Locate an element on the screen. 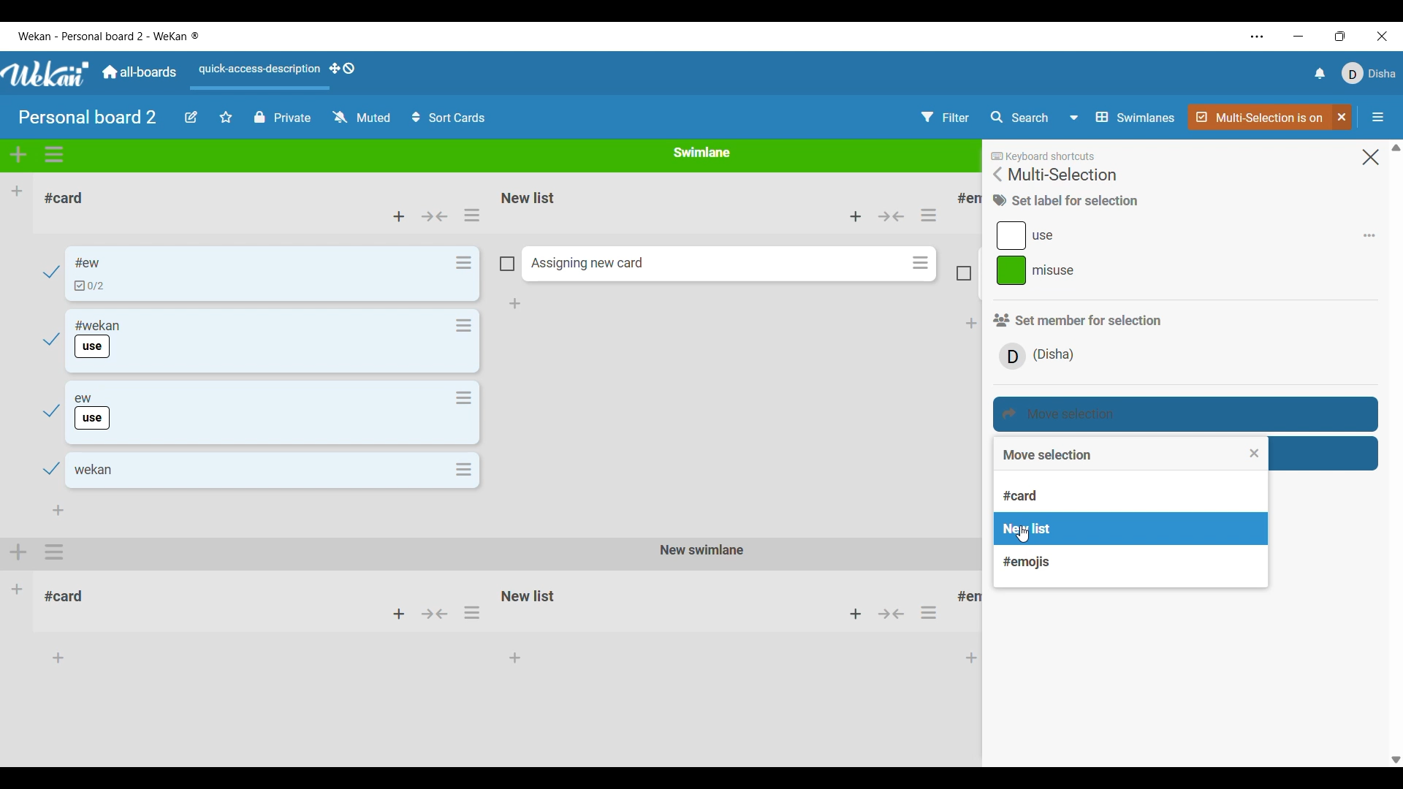 Image resolution: width=1403 pixels, height=789 pixels. Minimize is located at coordinates (1299, 36).